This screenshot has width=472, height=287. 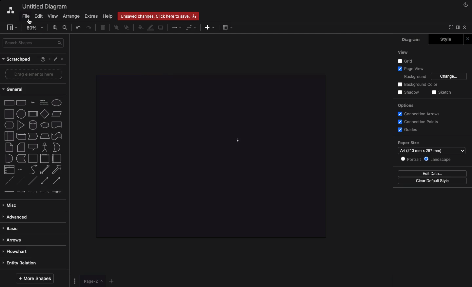 What do you see at coordinates (112, 280) in the screenshot?
I see `Add` at bounding box center [112, 280].